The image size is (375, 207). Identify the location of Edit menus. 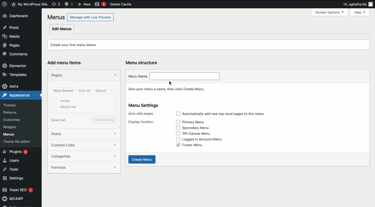
(62, 29).